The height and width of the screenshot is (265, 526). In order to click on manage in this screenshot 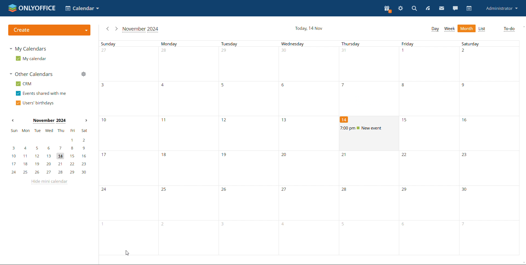, I will do `click(83, 74)`.